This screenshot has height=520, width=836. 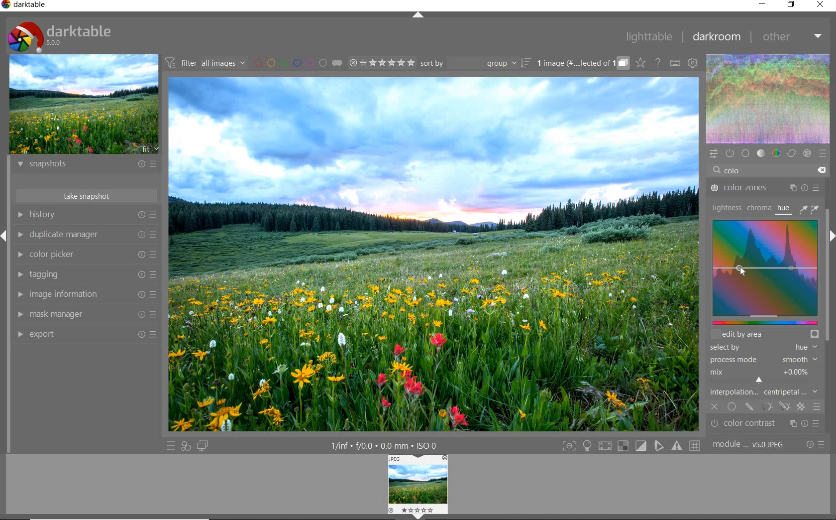 What do you see at coordinates (764, 266) in the screenshot?
I see `colorize` at bounding box center [764, 266].